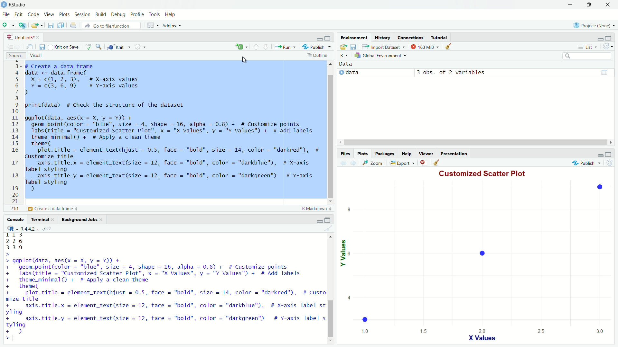 The width and height of the screenshot is (618, 347). Describe the element at coordinates (484, 174) in the screenshot. I see `Customized Scatter Plot` at that location.